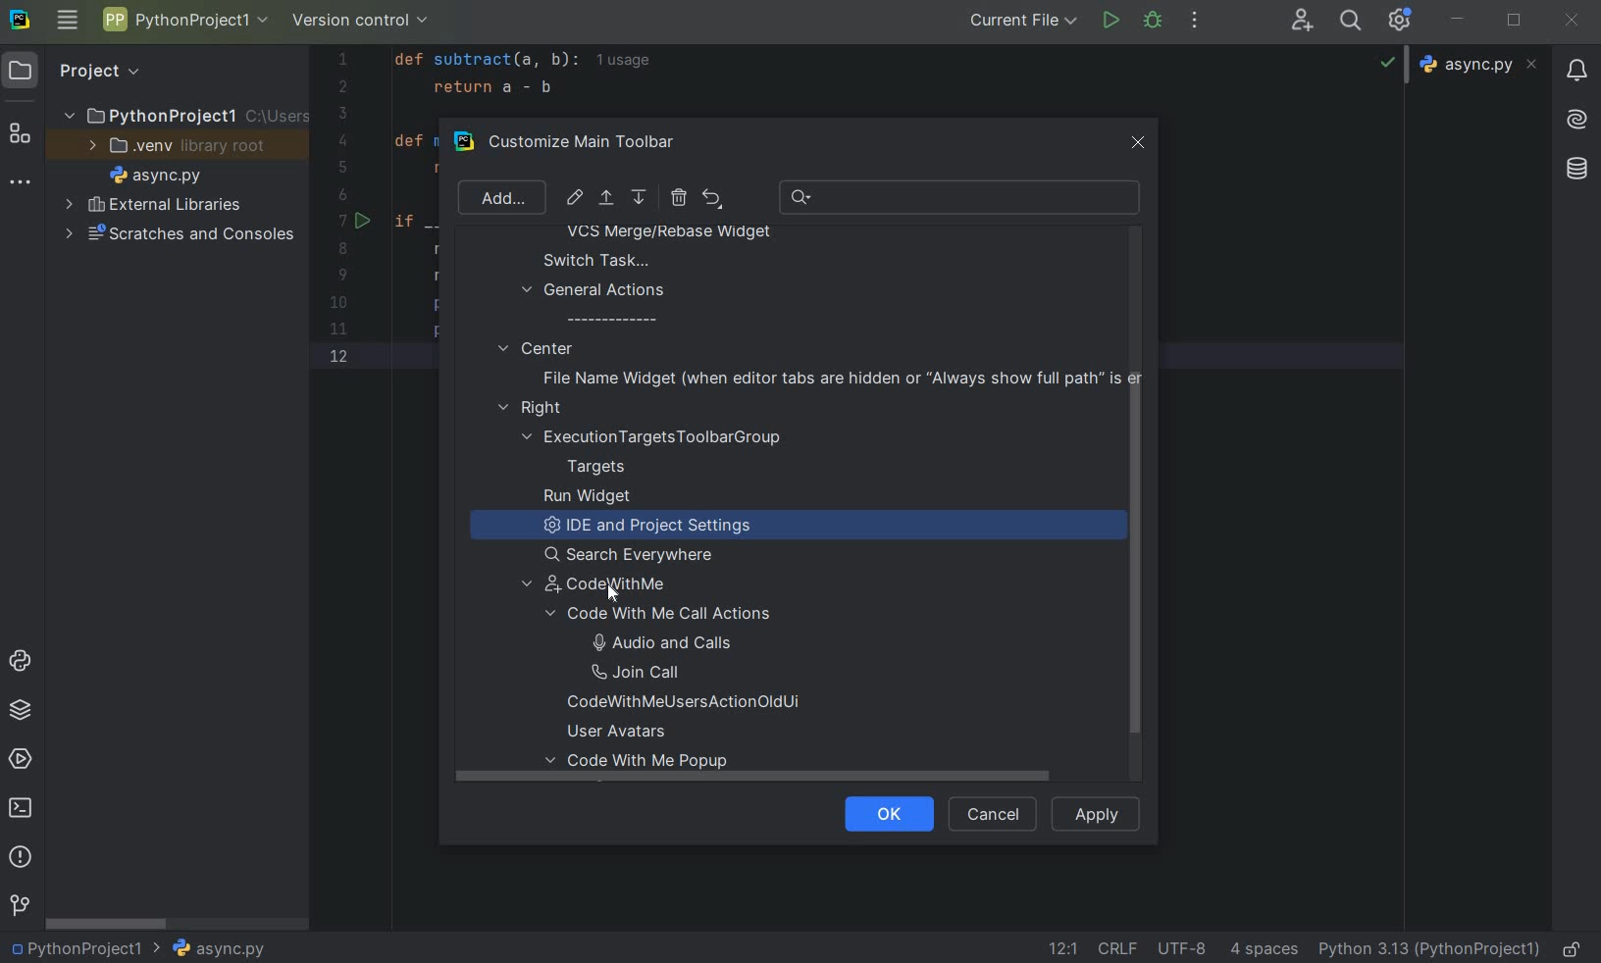  I want to click on REMOVE, so click(678, 197).